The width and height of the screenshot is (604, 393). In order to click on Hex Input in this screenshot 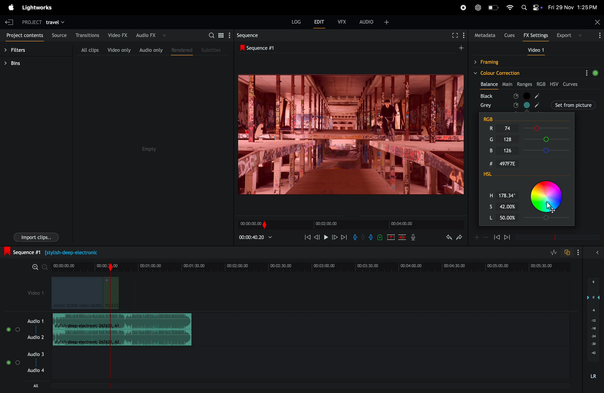, I will do `click(510, 164)`.